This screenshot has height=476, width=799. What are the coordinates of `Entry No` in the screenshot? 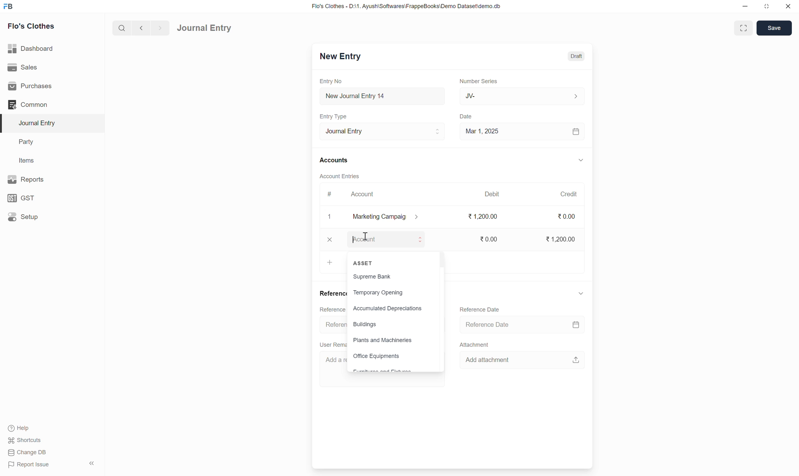 It's located at (332, 81).